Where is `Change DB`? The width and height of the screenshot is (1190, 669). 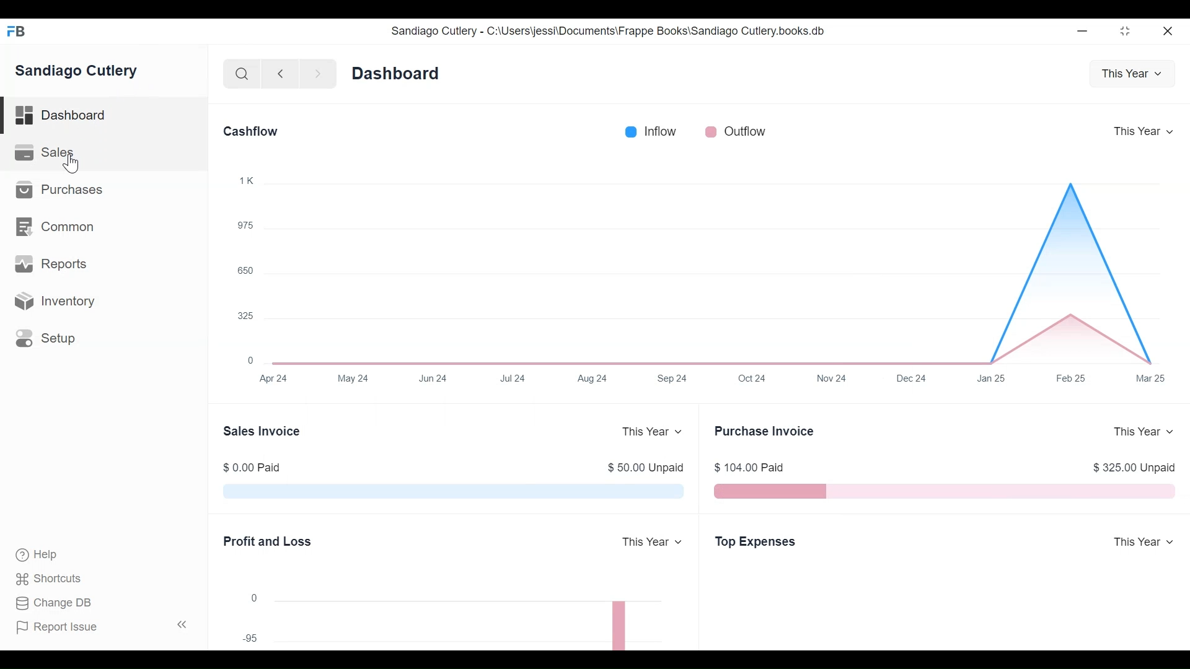 Change DB is located at coordinates (54, 603).